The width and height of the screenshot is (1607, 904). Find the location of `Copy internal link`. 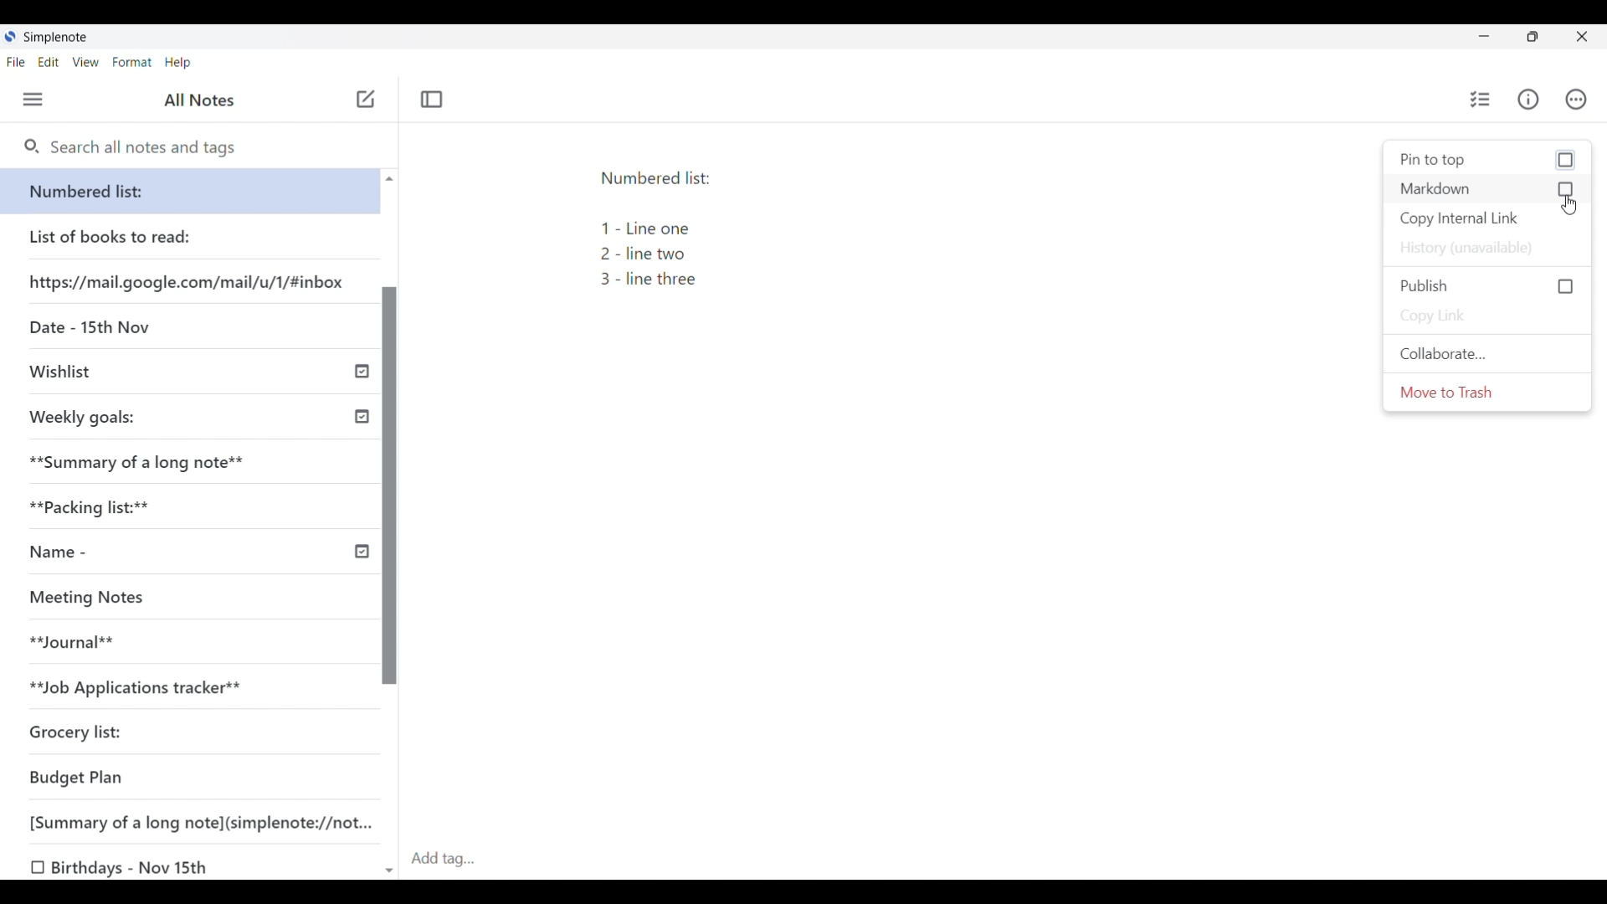

Copy internal link is located at coordinates (1469, 218).